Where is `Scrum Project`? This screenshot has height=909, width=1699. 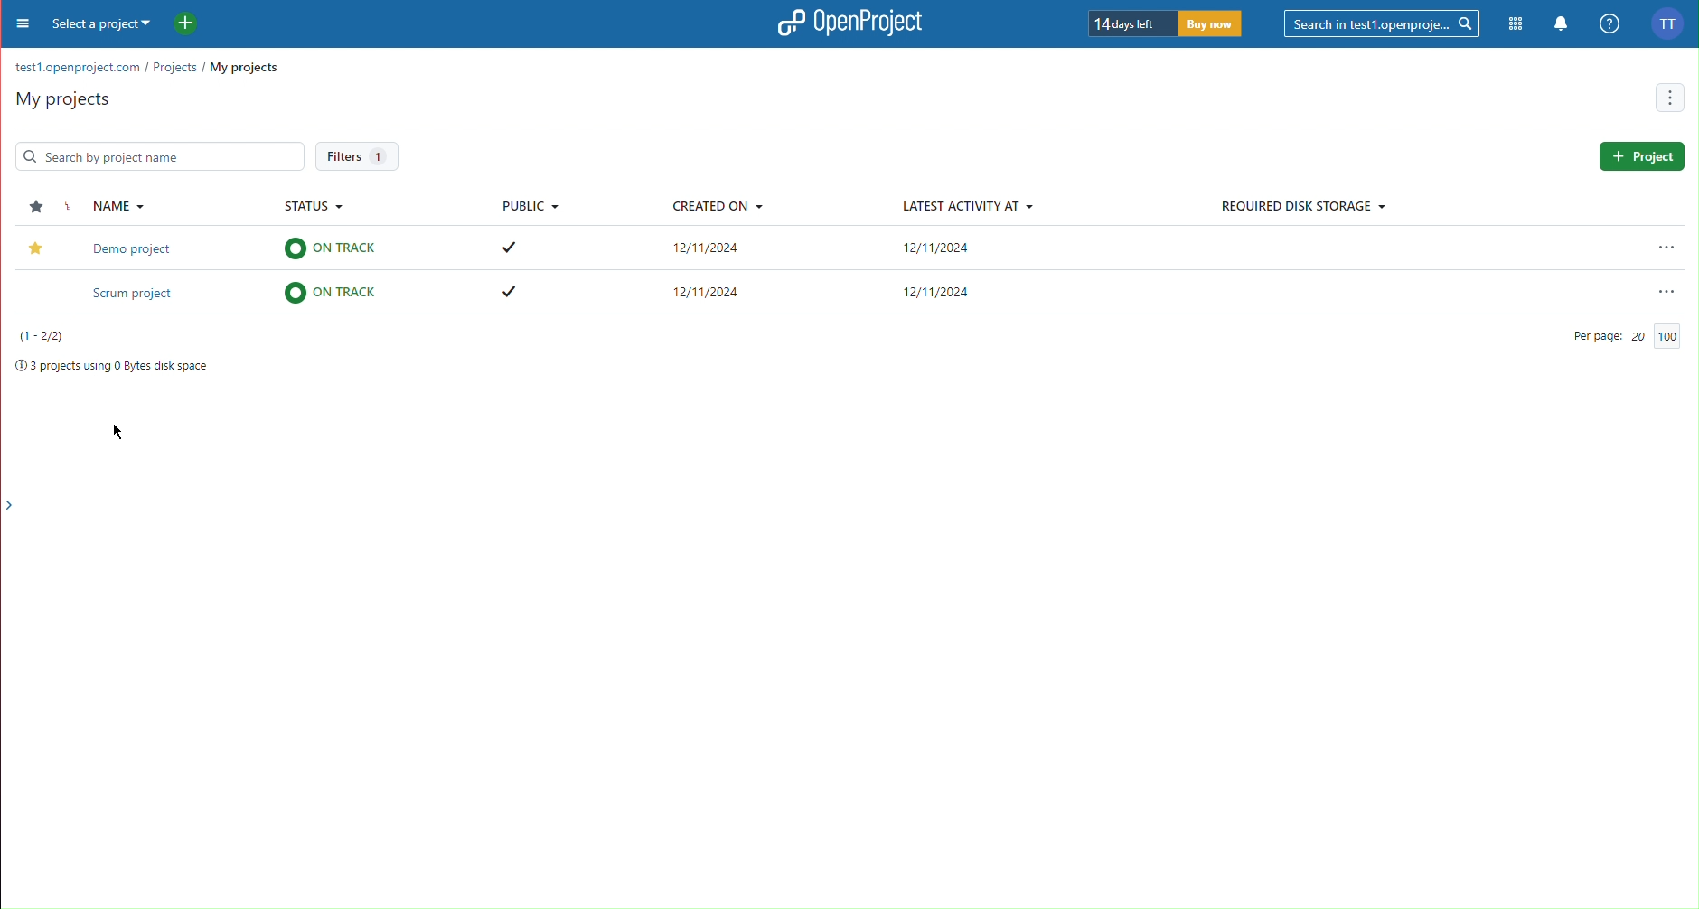
Scrum Project is located at coordinates (886, 250).